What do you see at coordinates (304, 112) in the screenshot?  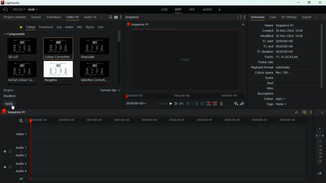 I see `overlap` at bounding box center [304, 112].